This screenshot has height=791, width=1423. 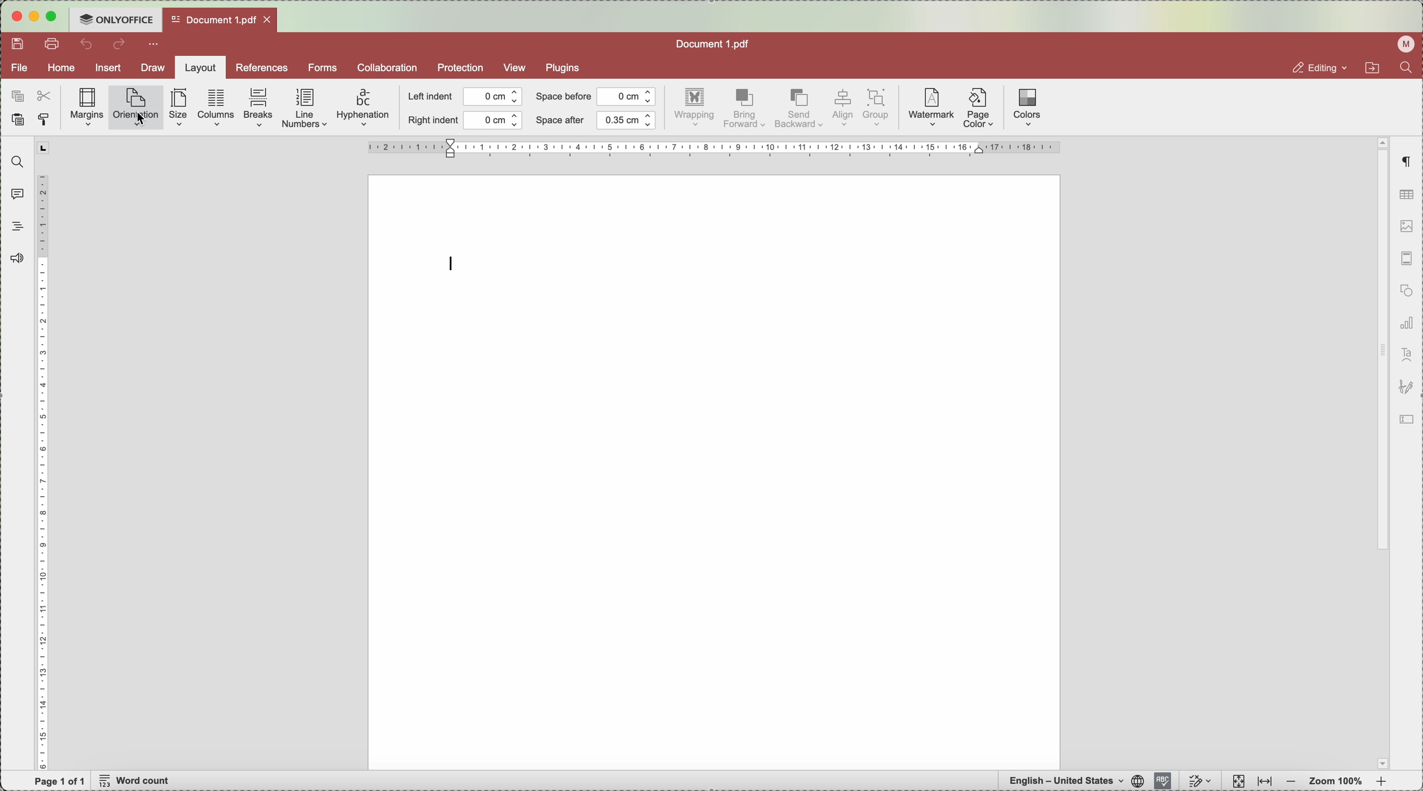 I want to click on feedback and support, so click(x=19, y=257).